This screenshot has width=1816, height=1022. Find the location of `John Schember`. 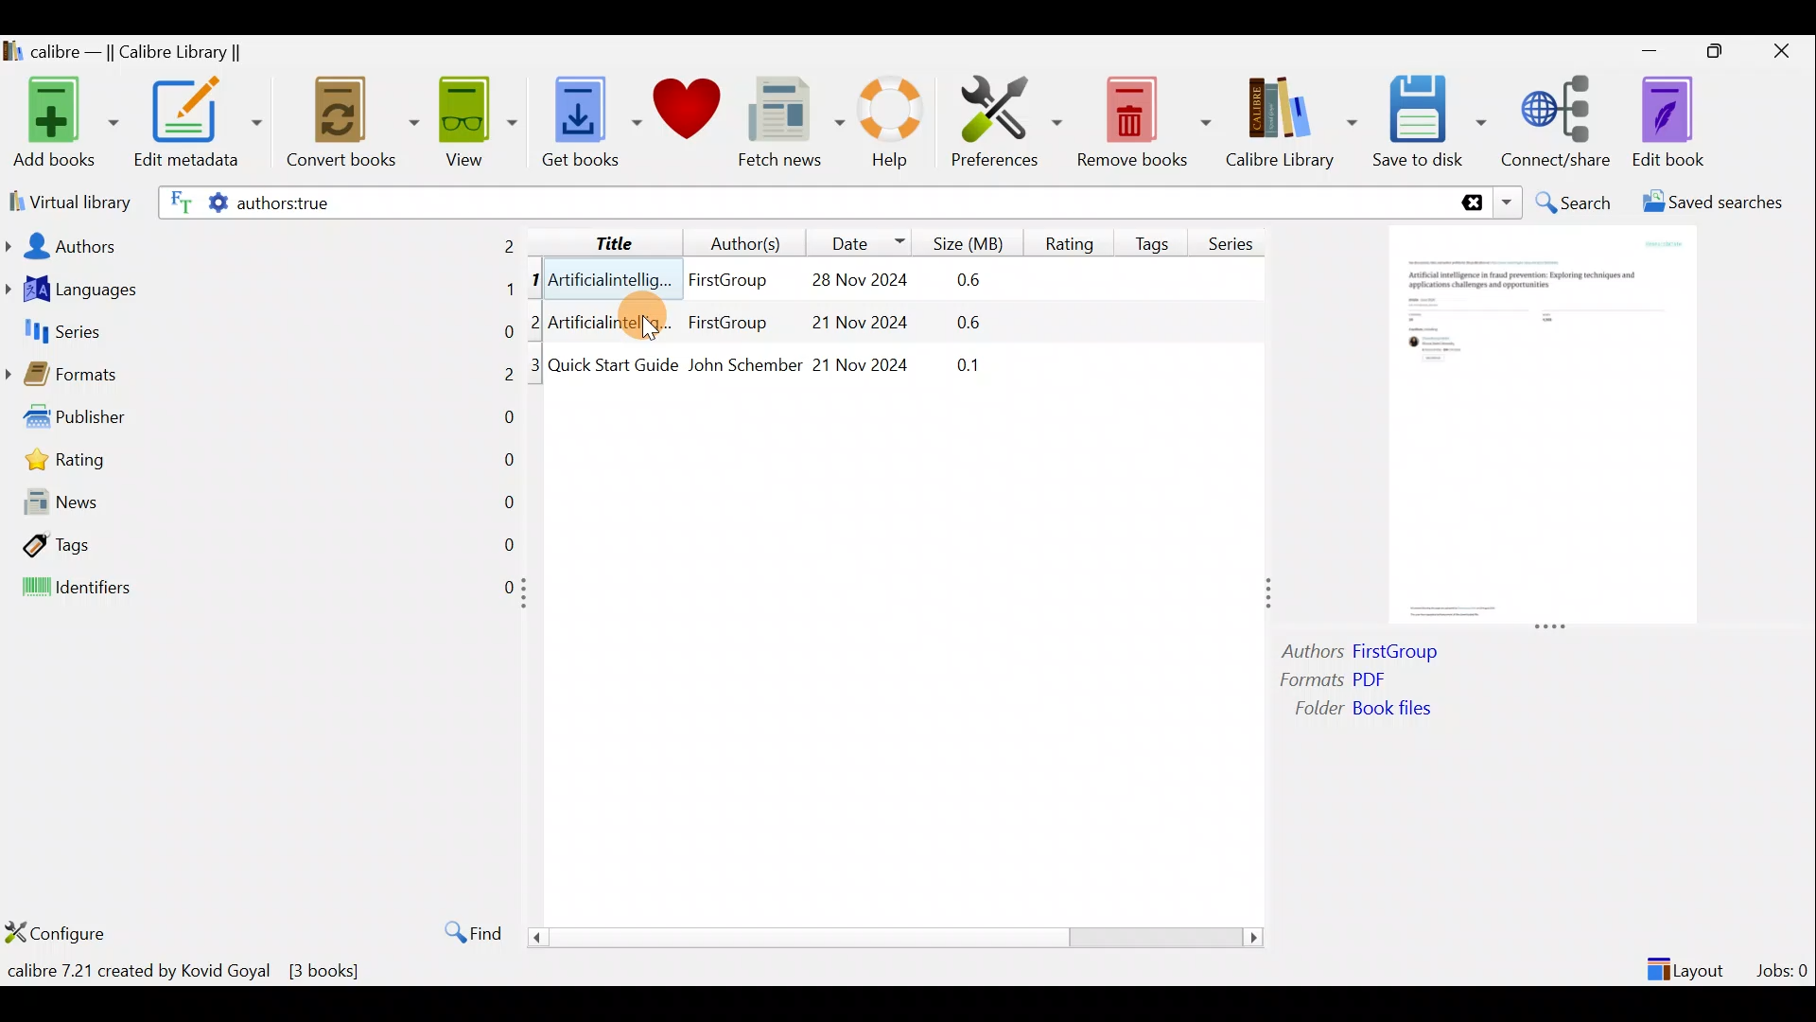

John Schember is located at coordinates (743, 366).